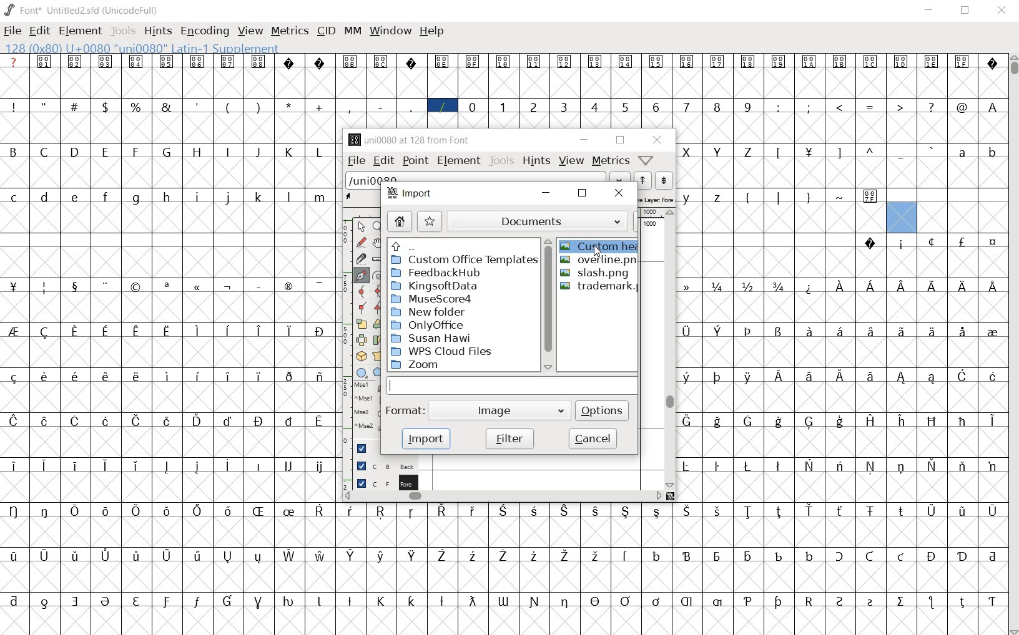 This screenshot has height=635, width=1019. I want to click on glyph, so click(962, 603).